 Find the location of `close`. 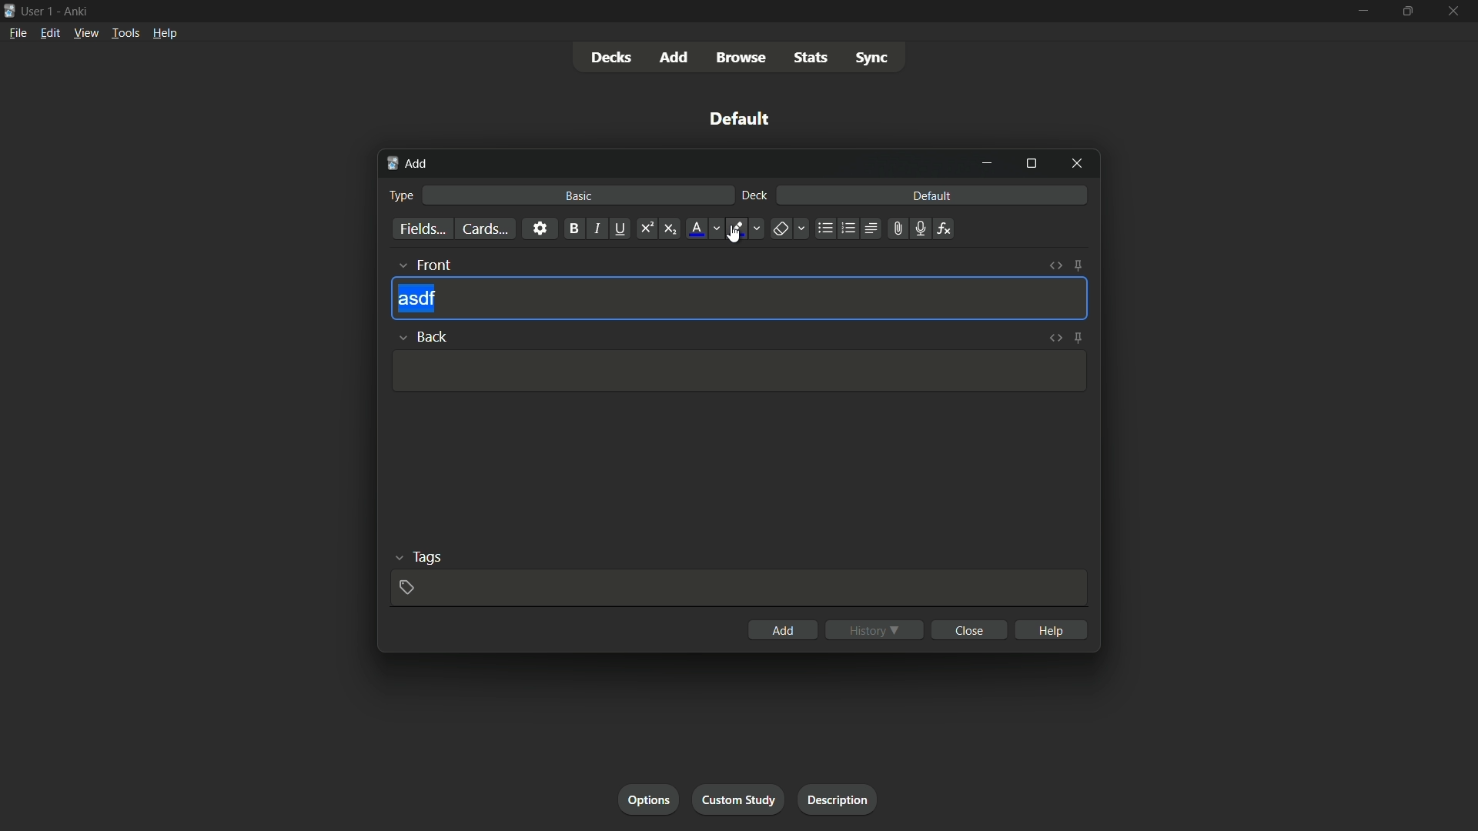

close is located at coordinates (970, 629).